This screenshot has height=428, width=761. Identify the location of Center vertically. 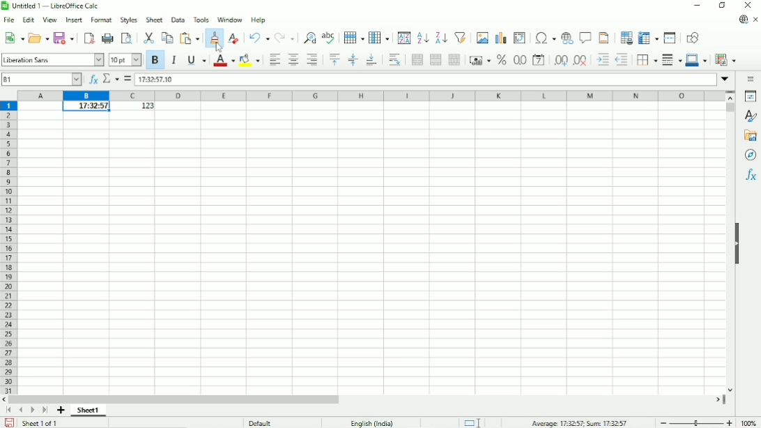
(352, 60).